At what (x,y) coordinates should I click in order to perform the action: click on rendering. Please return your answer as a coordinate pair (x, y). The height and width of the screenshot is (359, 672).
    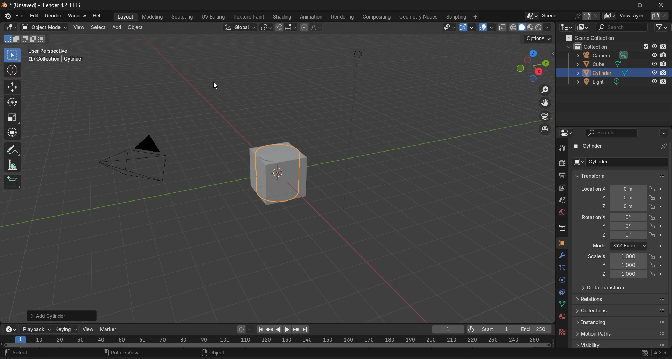
    Looking at the image, I should click on (344, 17).